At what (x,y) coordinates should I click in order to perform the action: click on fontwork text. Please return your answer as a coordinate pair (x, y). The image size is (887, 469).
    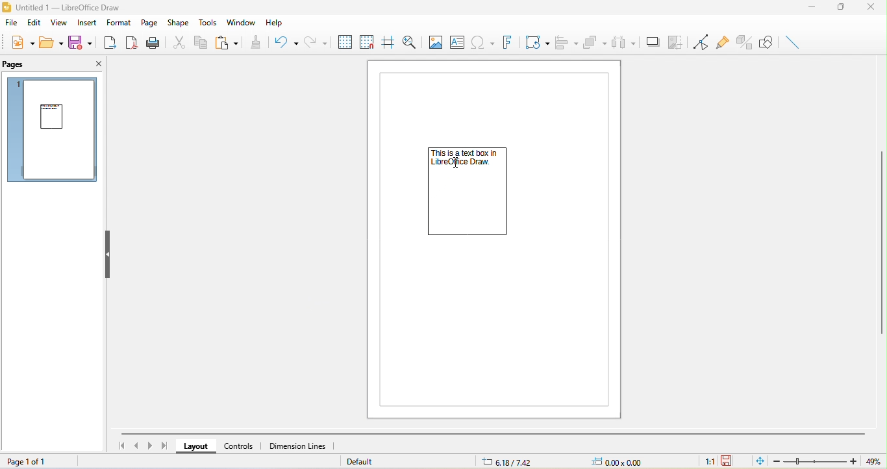
    Looking at the image, I should click on (506, 44).